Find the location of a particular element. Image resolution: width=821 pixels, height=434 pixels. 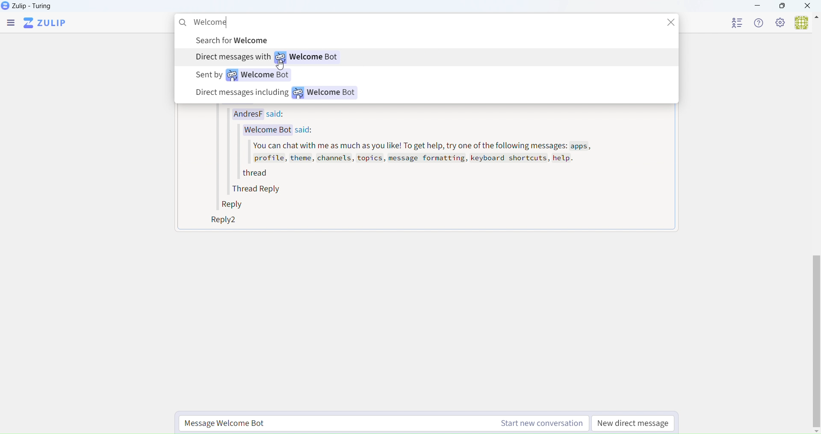

Sent by  Welcome Bot is located at coordinates (243, 75).